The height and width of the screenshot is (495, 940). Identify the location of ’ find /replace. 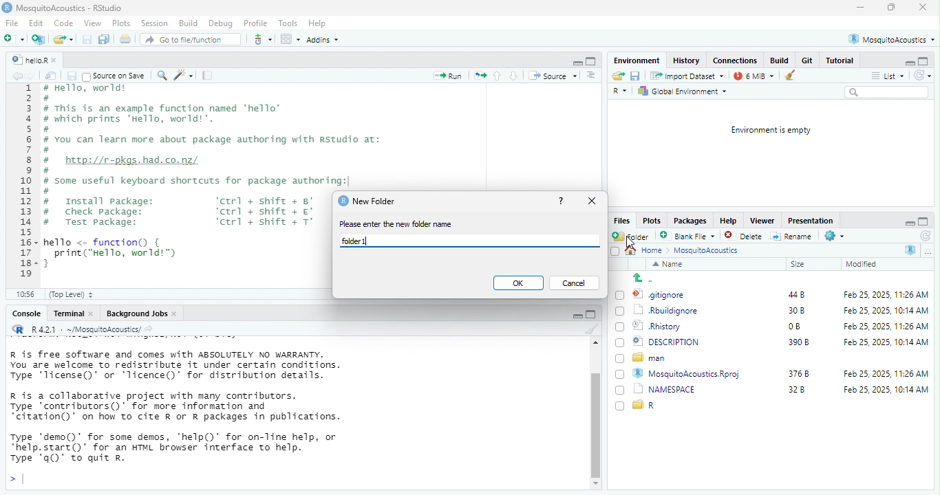
(163, 76).